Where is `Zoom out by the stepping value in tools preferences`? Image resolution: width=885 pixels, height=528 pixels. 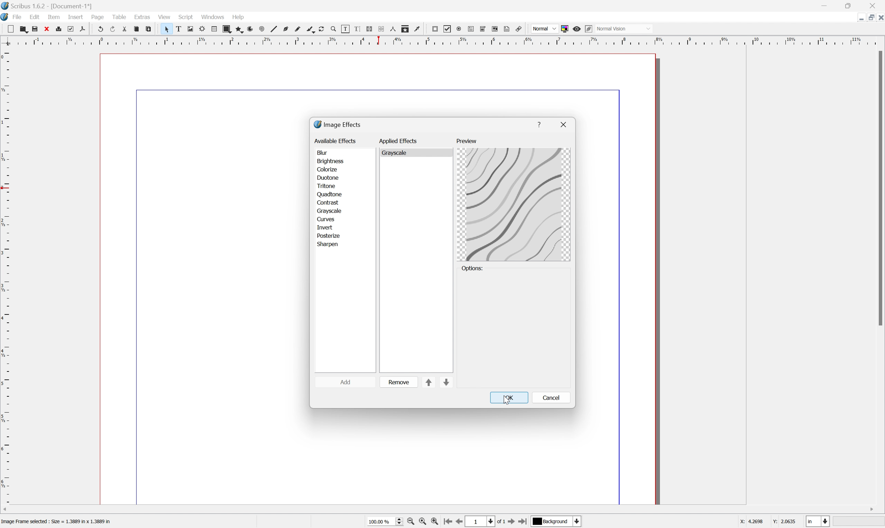 Zoom out by the stepping value in tools preferences is located at coordinates (410, 523).